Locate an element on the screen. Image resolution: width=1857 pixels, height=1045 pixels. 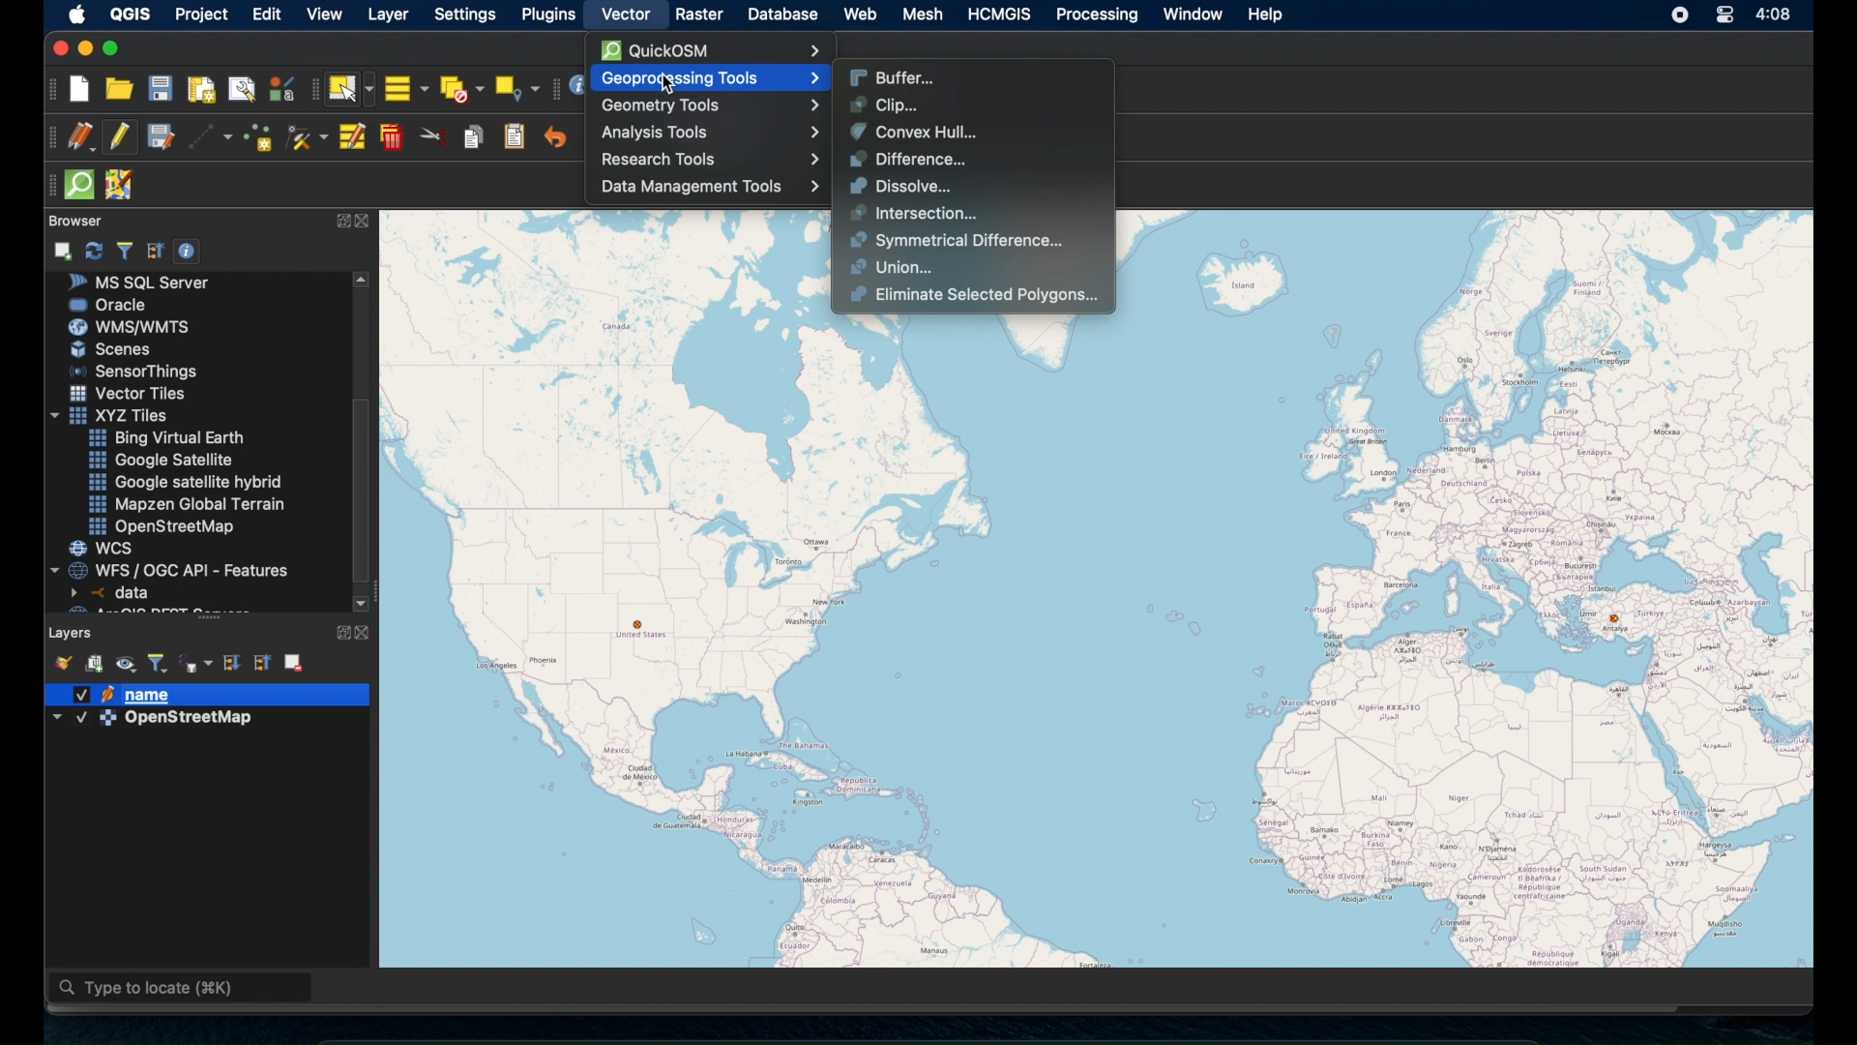
view is located at coordinates (324, 15).